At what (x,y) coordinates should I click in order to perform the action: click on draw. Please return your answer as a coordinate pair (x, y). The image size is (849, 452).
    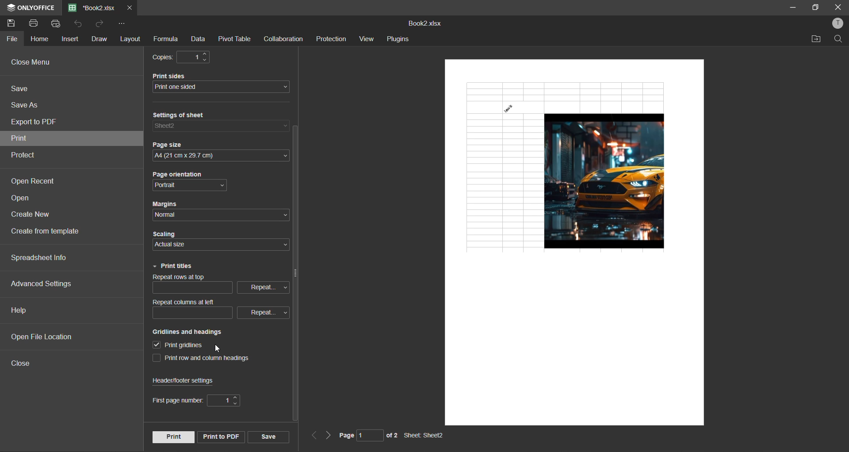
    Looking at the image, I should click on (98, 41).